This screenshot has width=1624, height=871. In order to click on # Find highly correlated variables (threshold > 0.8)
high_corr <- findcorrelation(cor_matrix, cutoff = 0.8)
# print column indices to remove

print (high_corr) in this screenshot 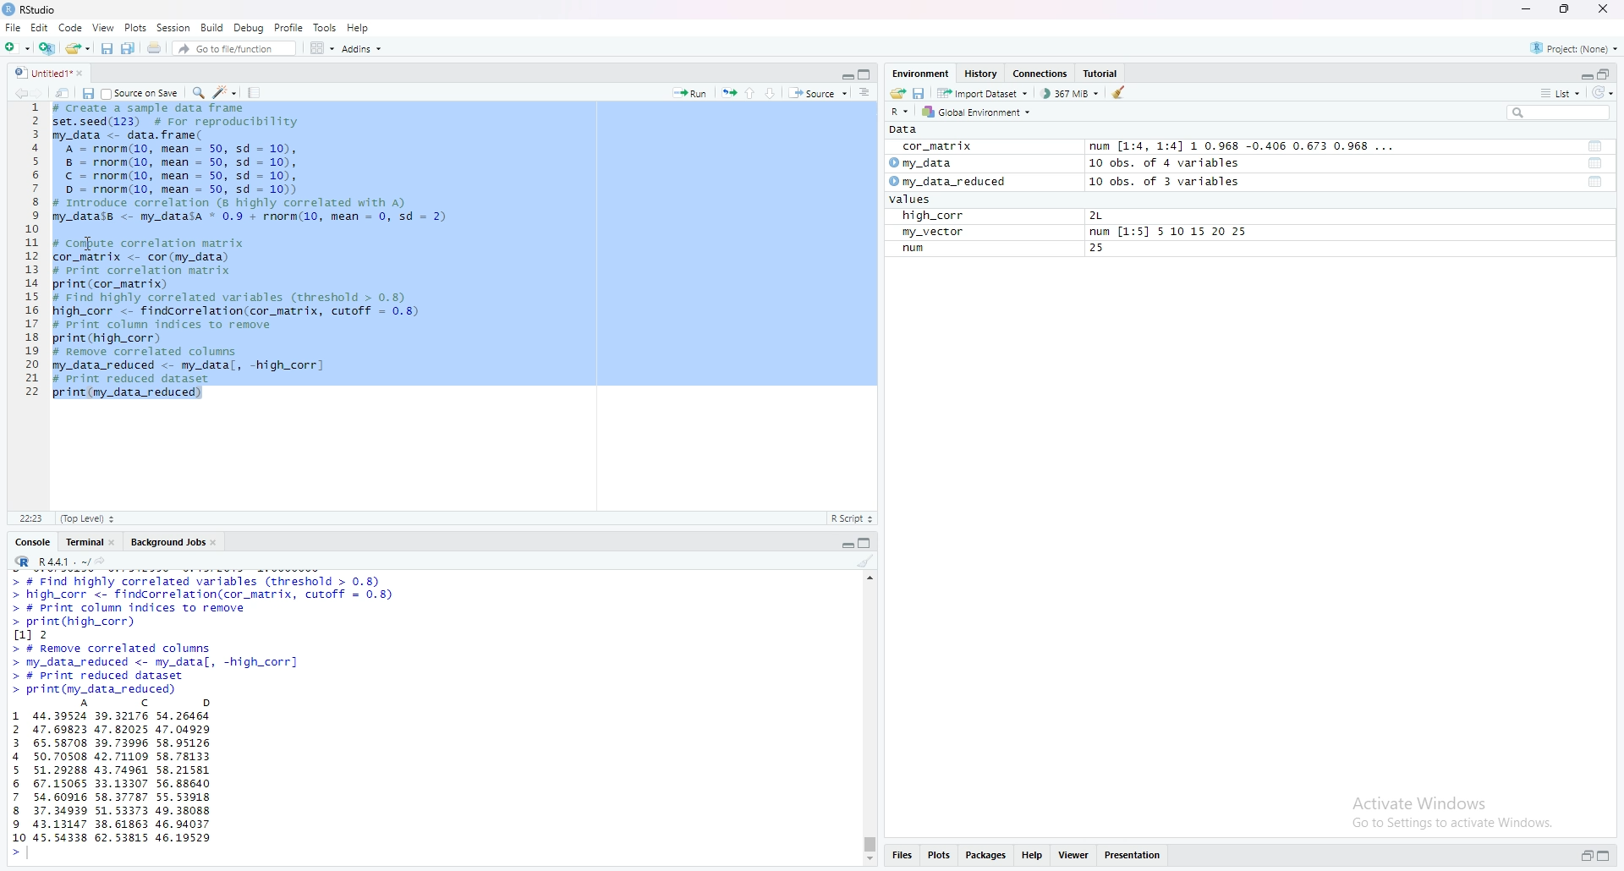, I will do `click(211, 600)`.